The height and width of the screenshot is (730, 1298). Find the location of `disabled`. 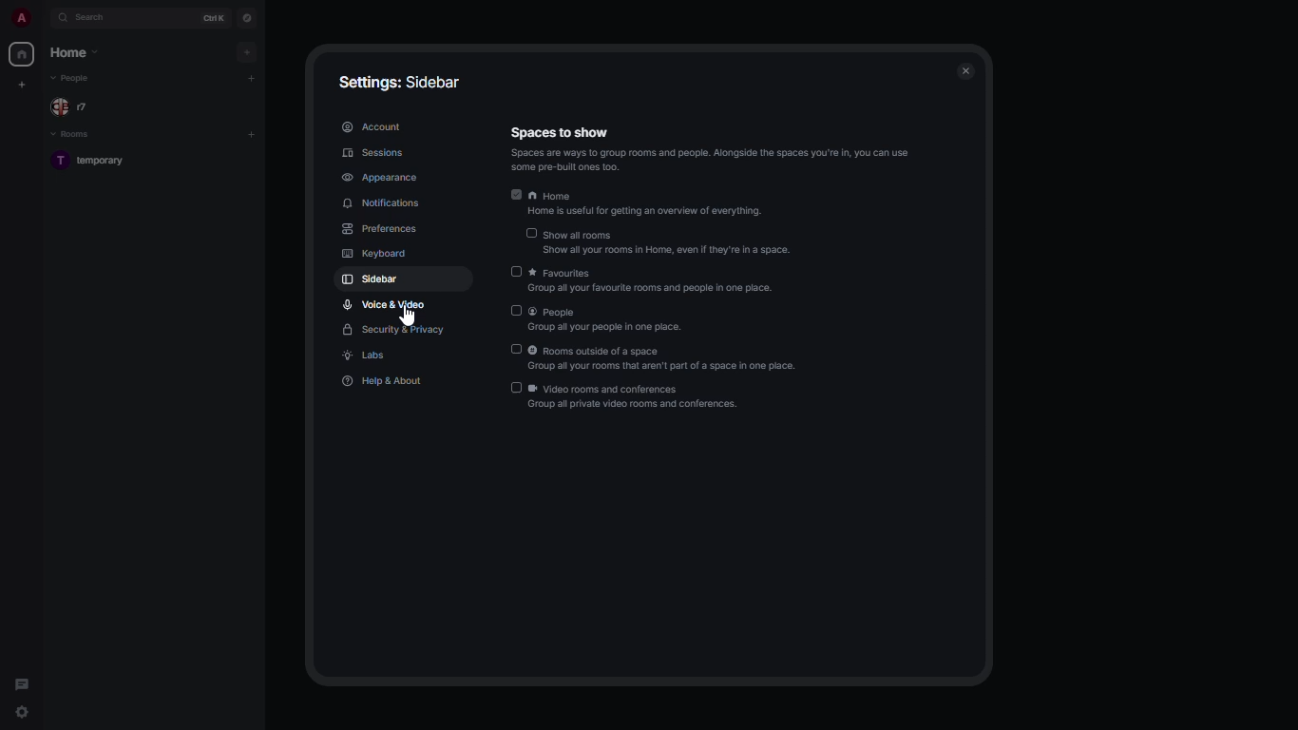

disabled is located at coordinates (531, 234).